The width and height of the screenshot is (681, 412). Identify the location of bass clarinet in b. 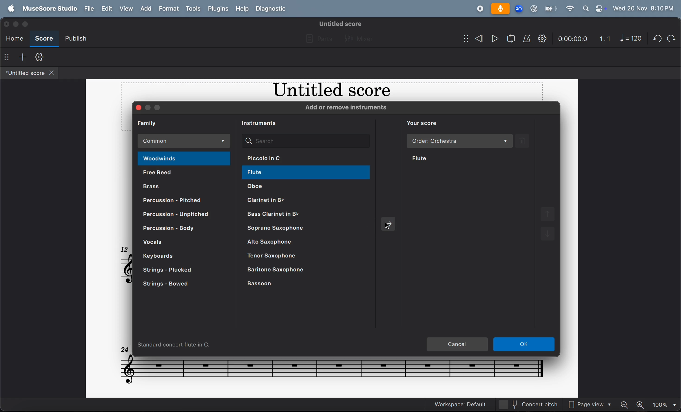
(306, 216).